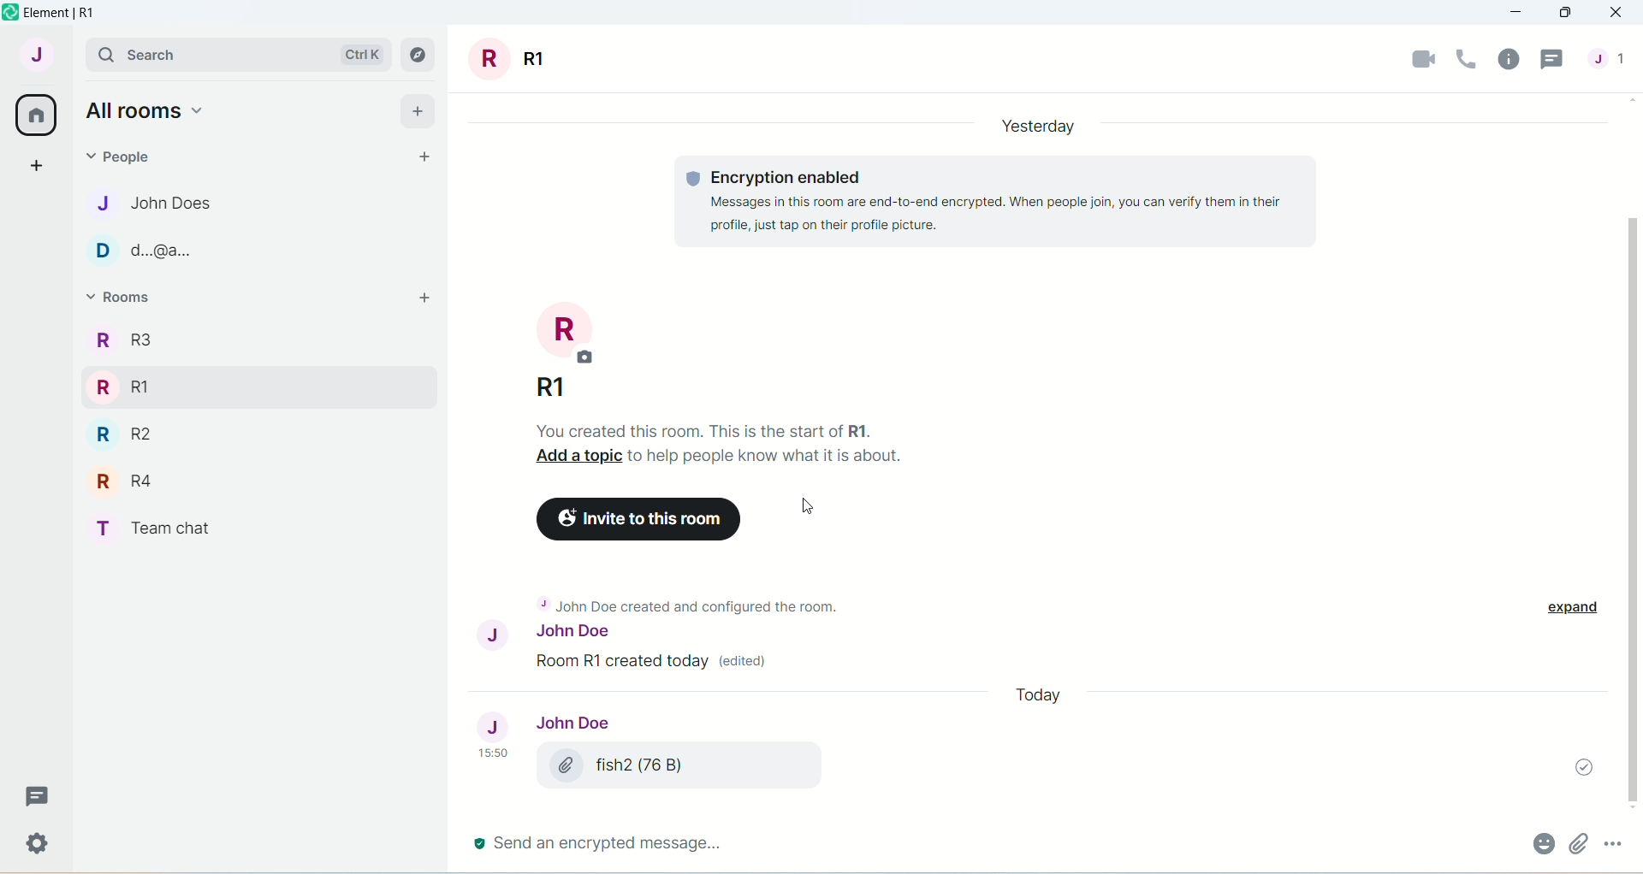 The image size is (1643, 874). What do you see at coordinates (145, 58) in the screenshot?
I see `search` at bounding box center [145, 58].